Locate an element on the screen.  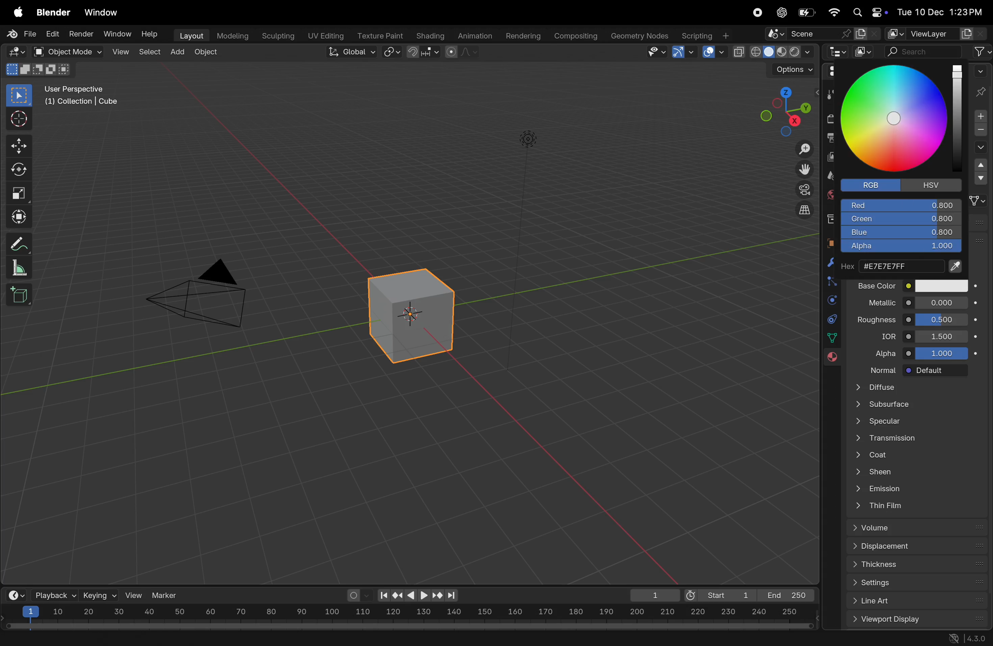
modifiers is located at coordinates (826, 265).